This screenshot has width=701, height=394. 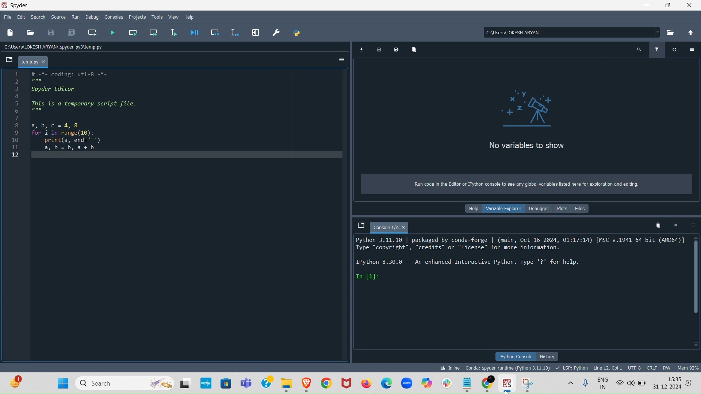 I want to click on New file (Ctrl + N), so click(x=9, y=32).